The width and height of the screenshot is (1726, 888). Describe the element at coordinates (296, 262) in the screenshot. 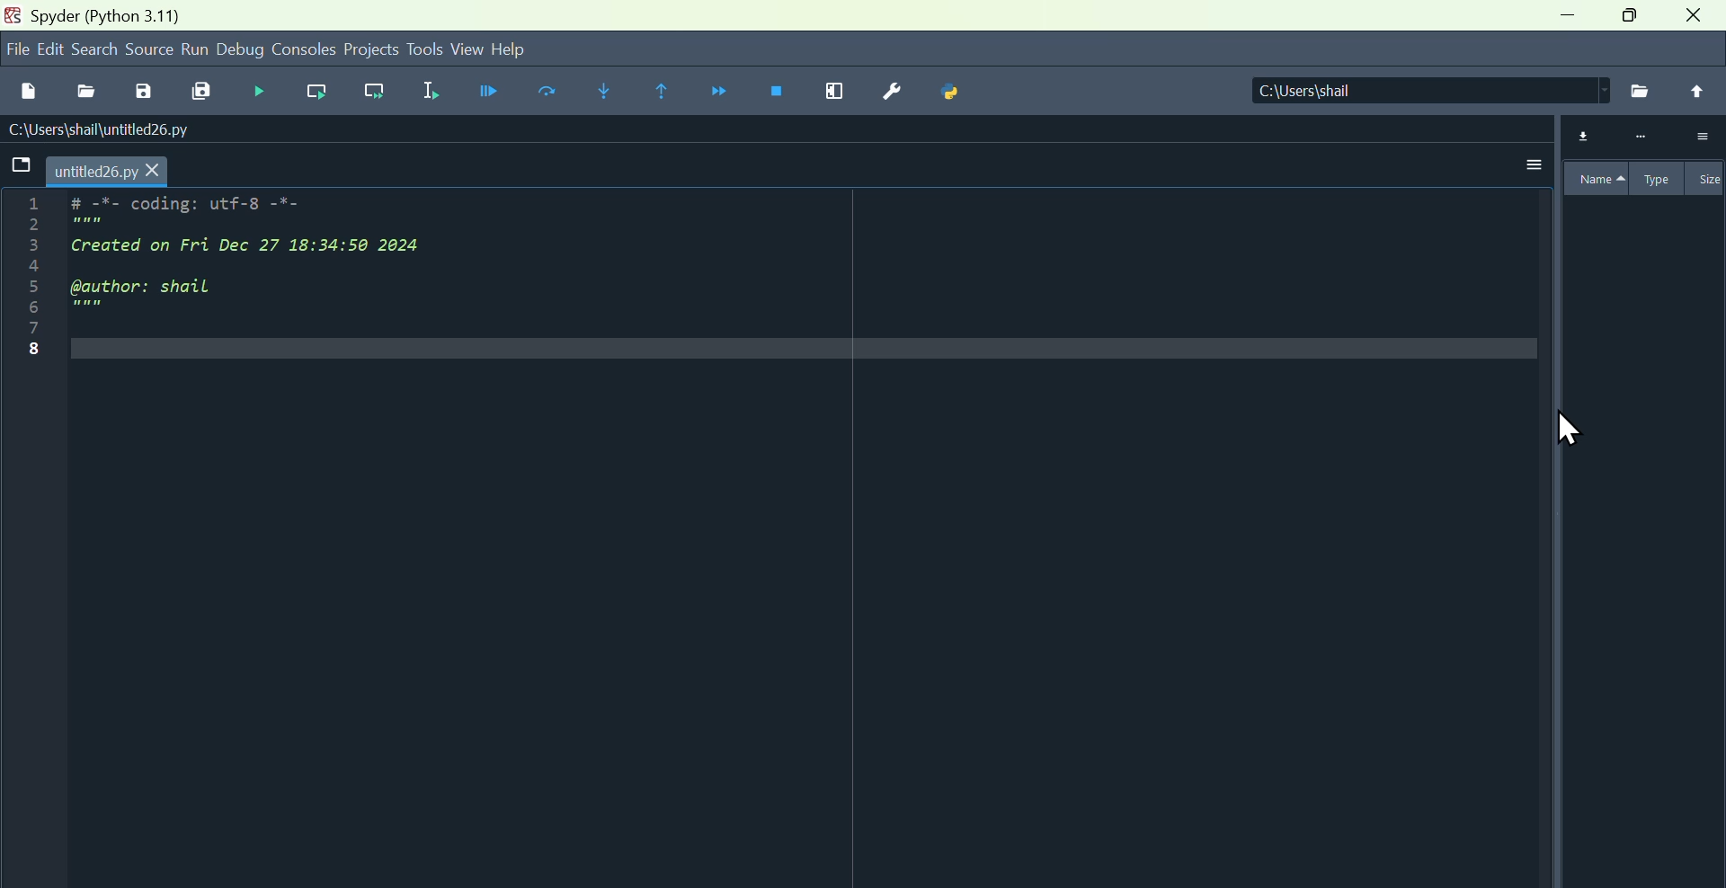

I see `# -*- coding: utf-8 -*-
Created on Fri Dec 27 18:34:50 2024
@author: shail` at that location.